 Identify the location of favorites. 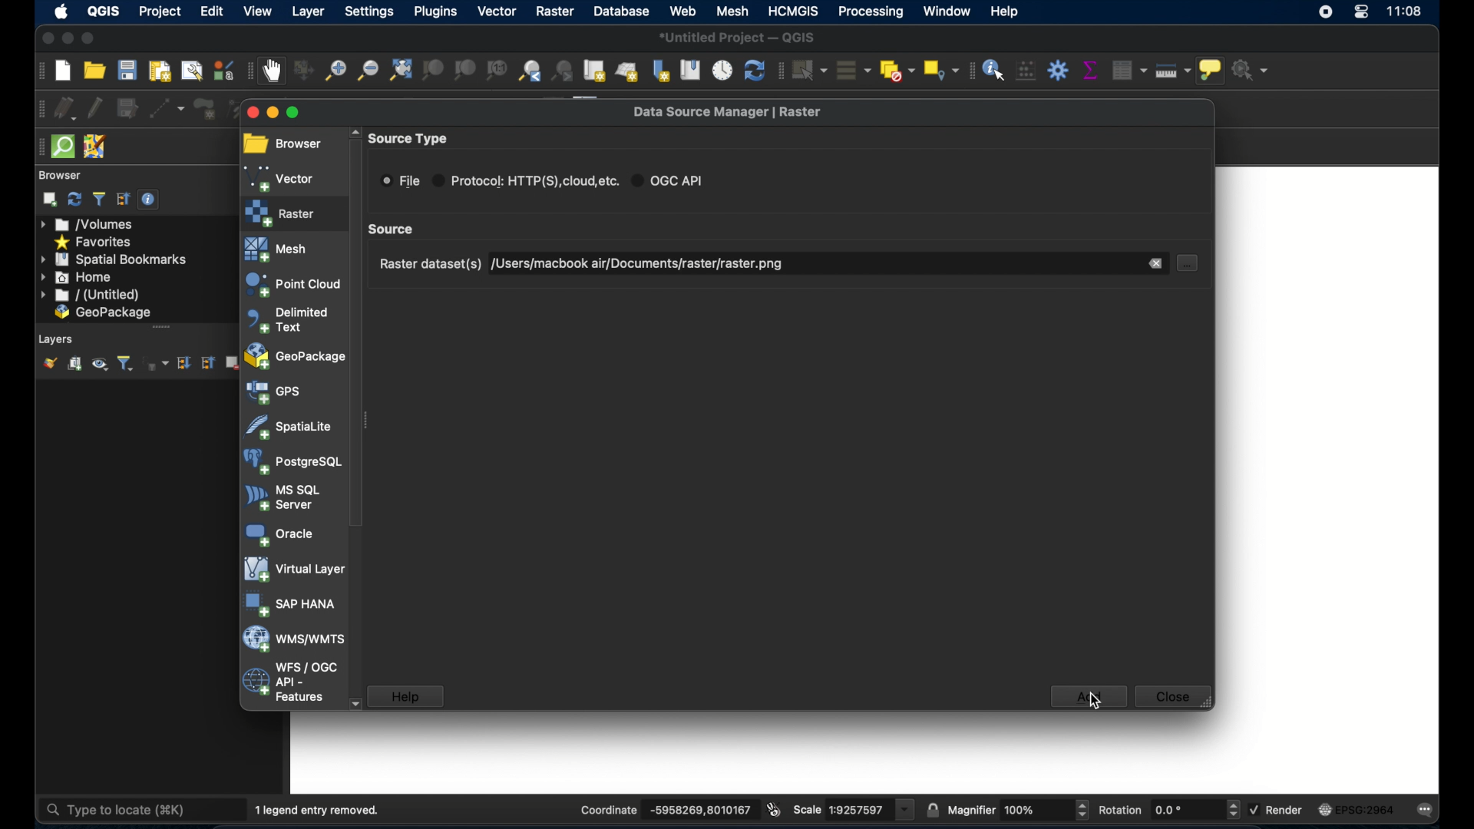
(95, 241).